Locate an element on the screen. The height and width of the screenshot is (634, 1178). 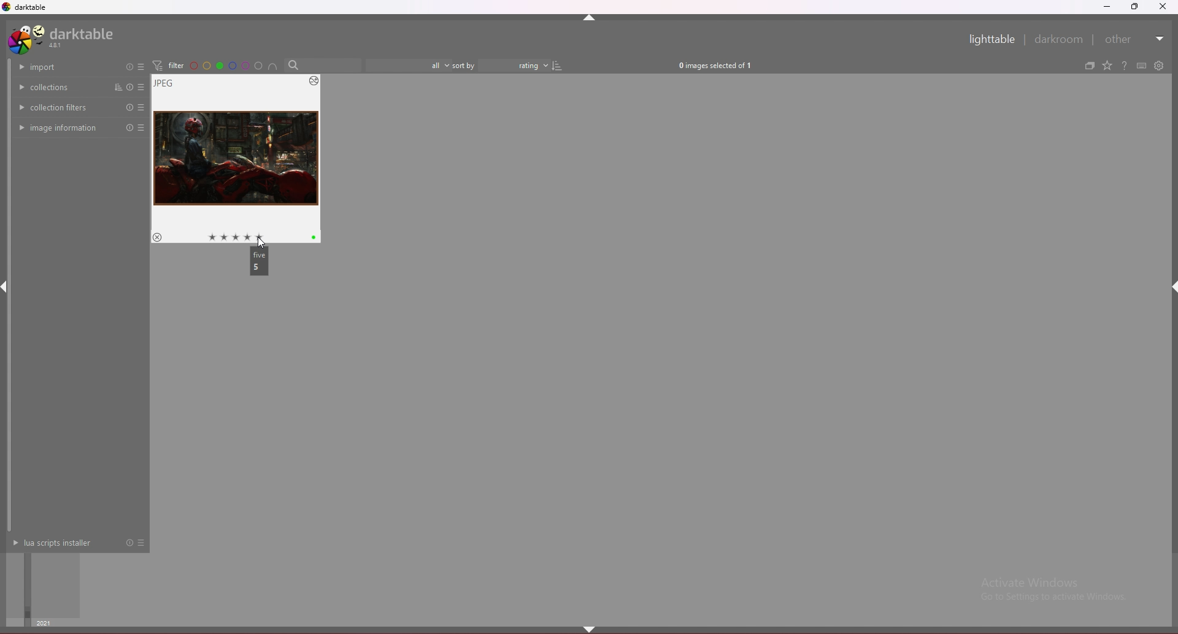
description is located at coordinates (259, 261).